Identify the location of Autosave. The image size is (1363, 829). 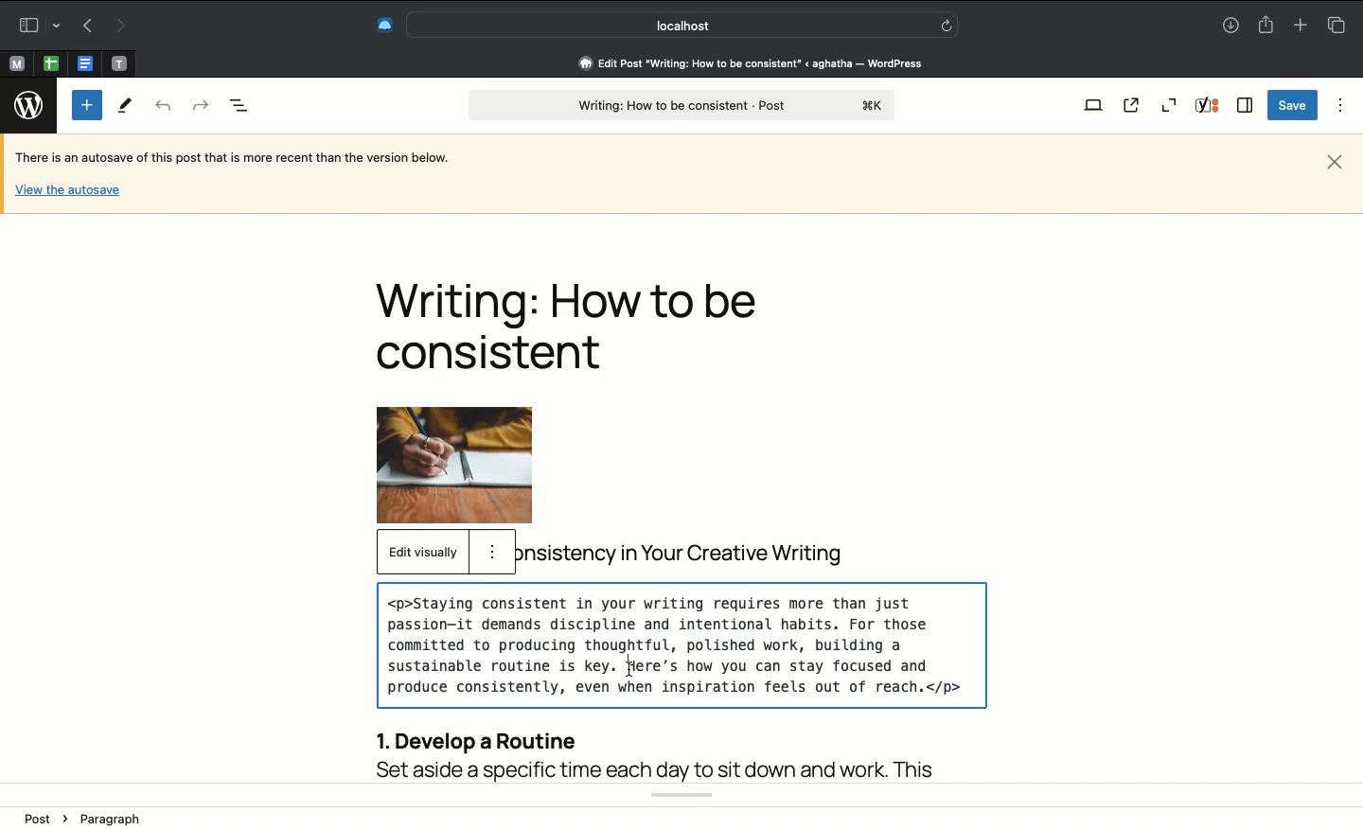
(247, 159).